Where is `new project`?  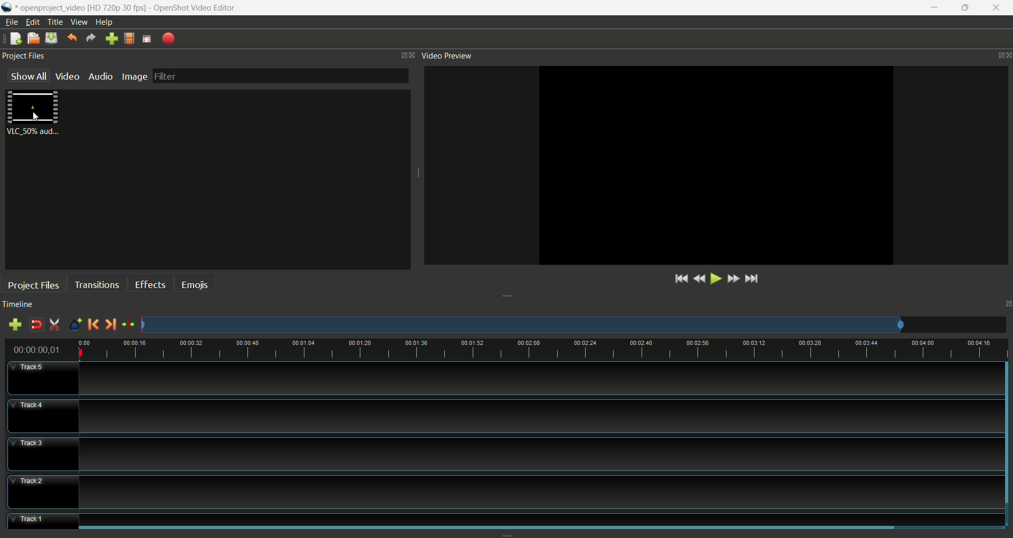
new project is located at coordinates (15, 39).